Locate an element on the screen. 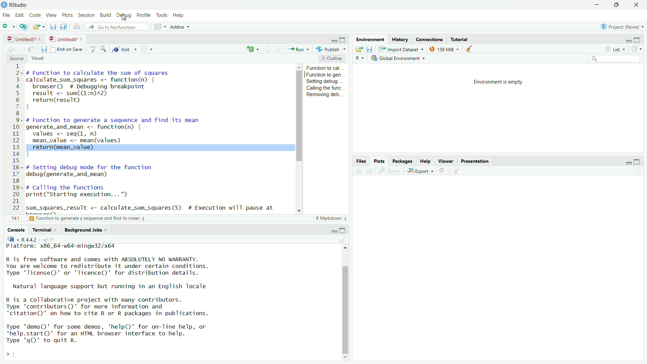  go to next section/chunk is located at coordinates (277, 50).